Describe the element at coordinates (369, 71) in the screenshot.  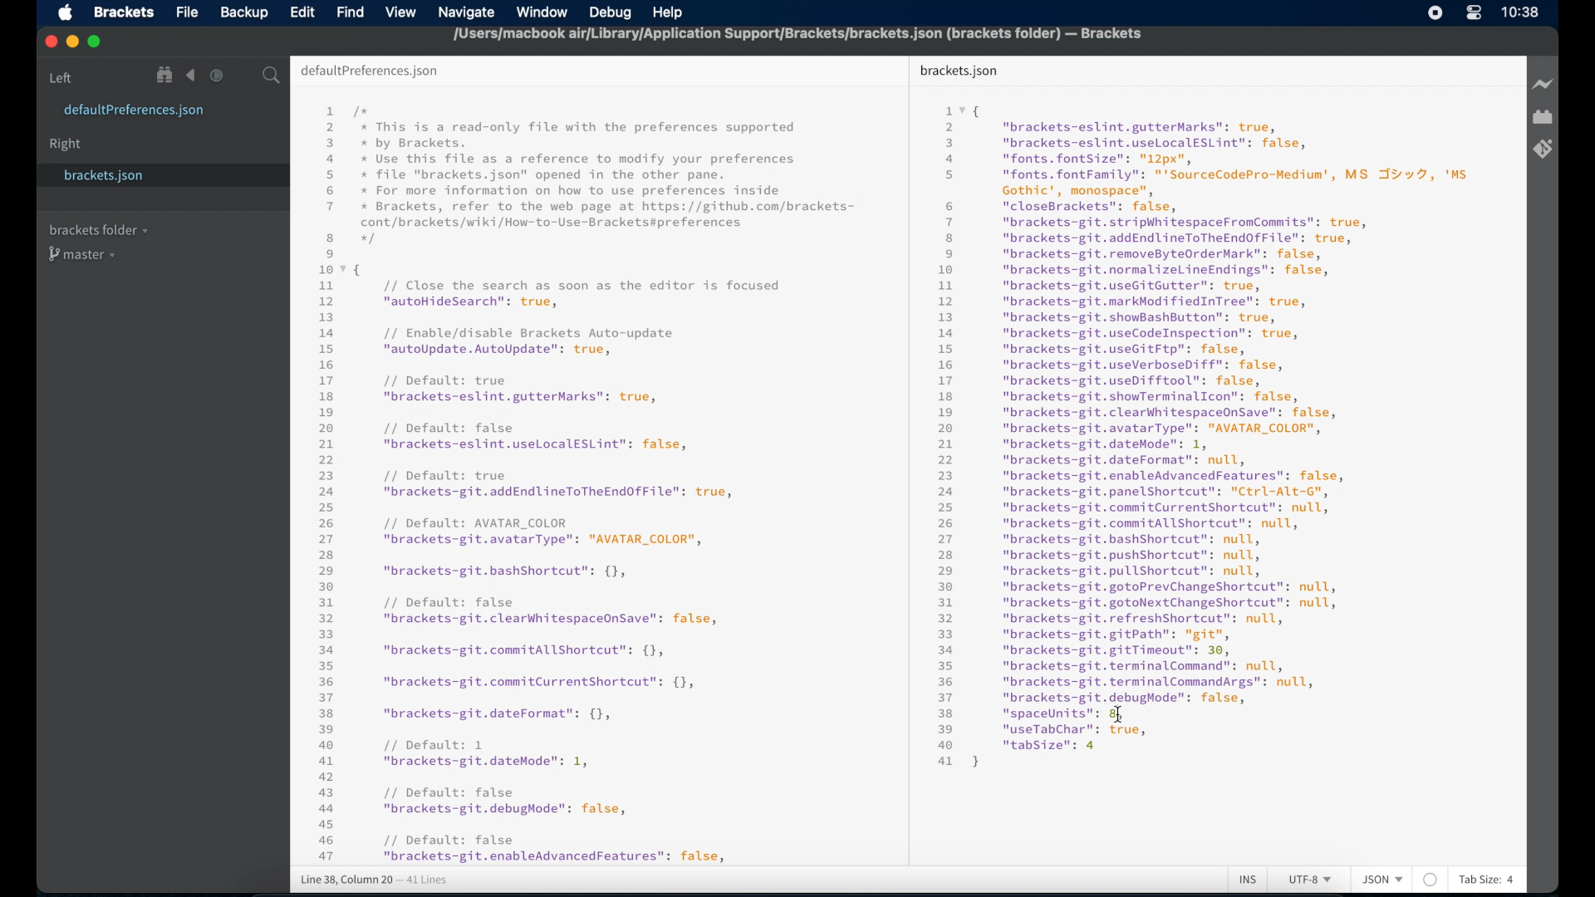
I see `default preferences.json` at that location.